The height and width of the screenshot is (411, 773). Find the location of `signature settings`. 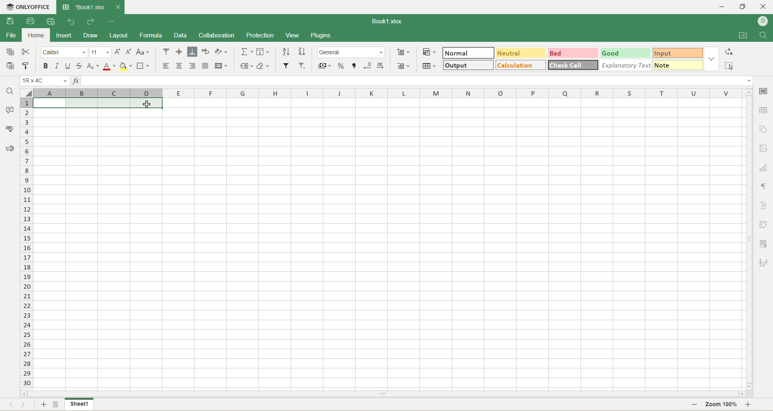

signature settings is located at coordinates (763, 262).